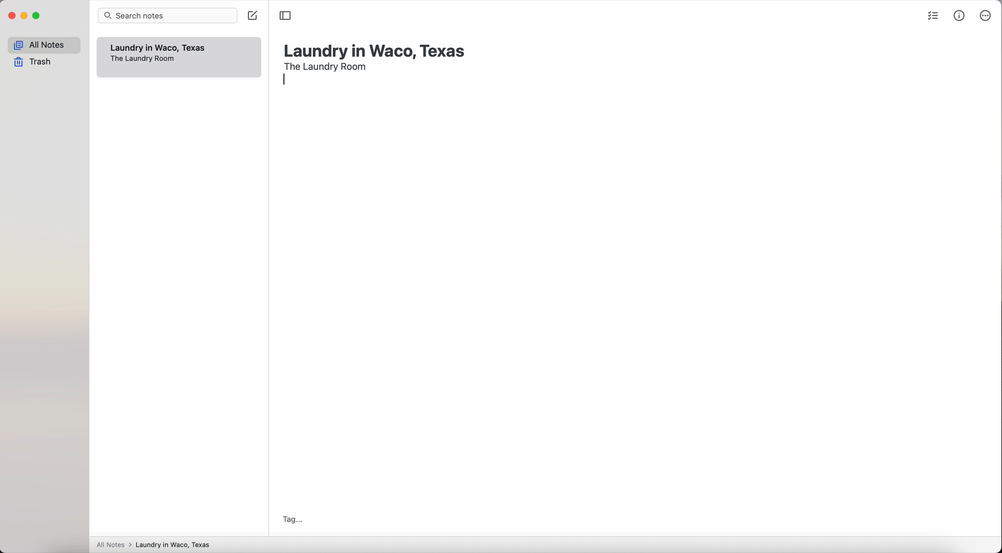  I want to click on All notes > Laundry in Waco, Texas, so click(157, 545).